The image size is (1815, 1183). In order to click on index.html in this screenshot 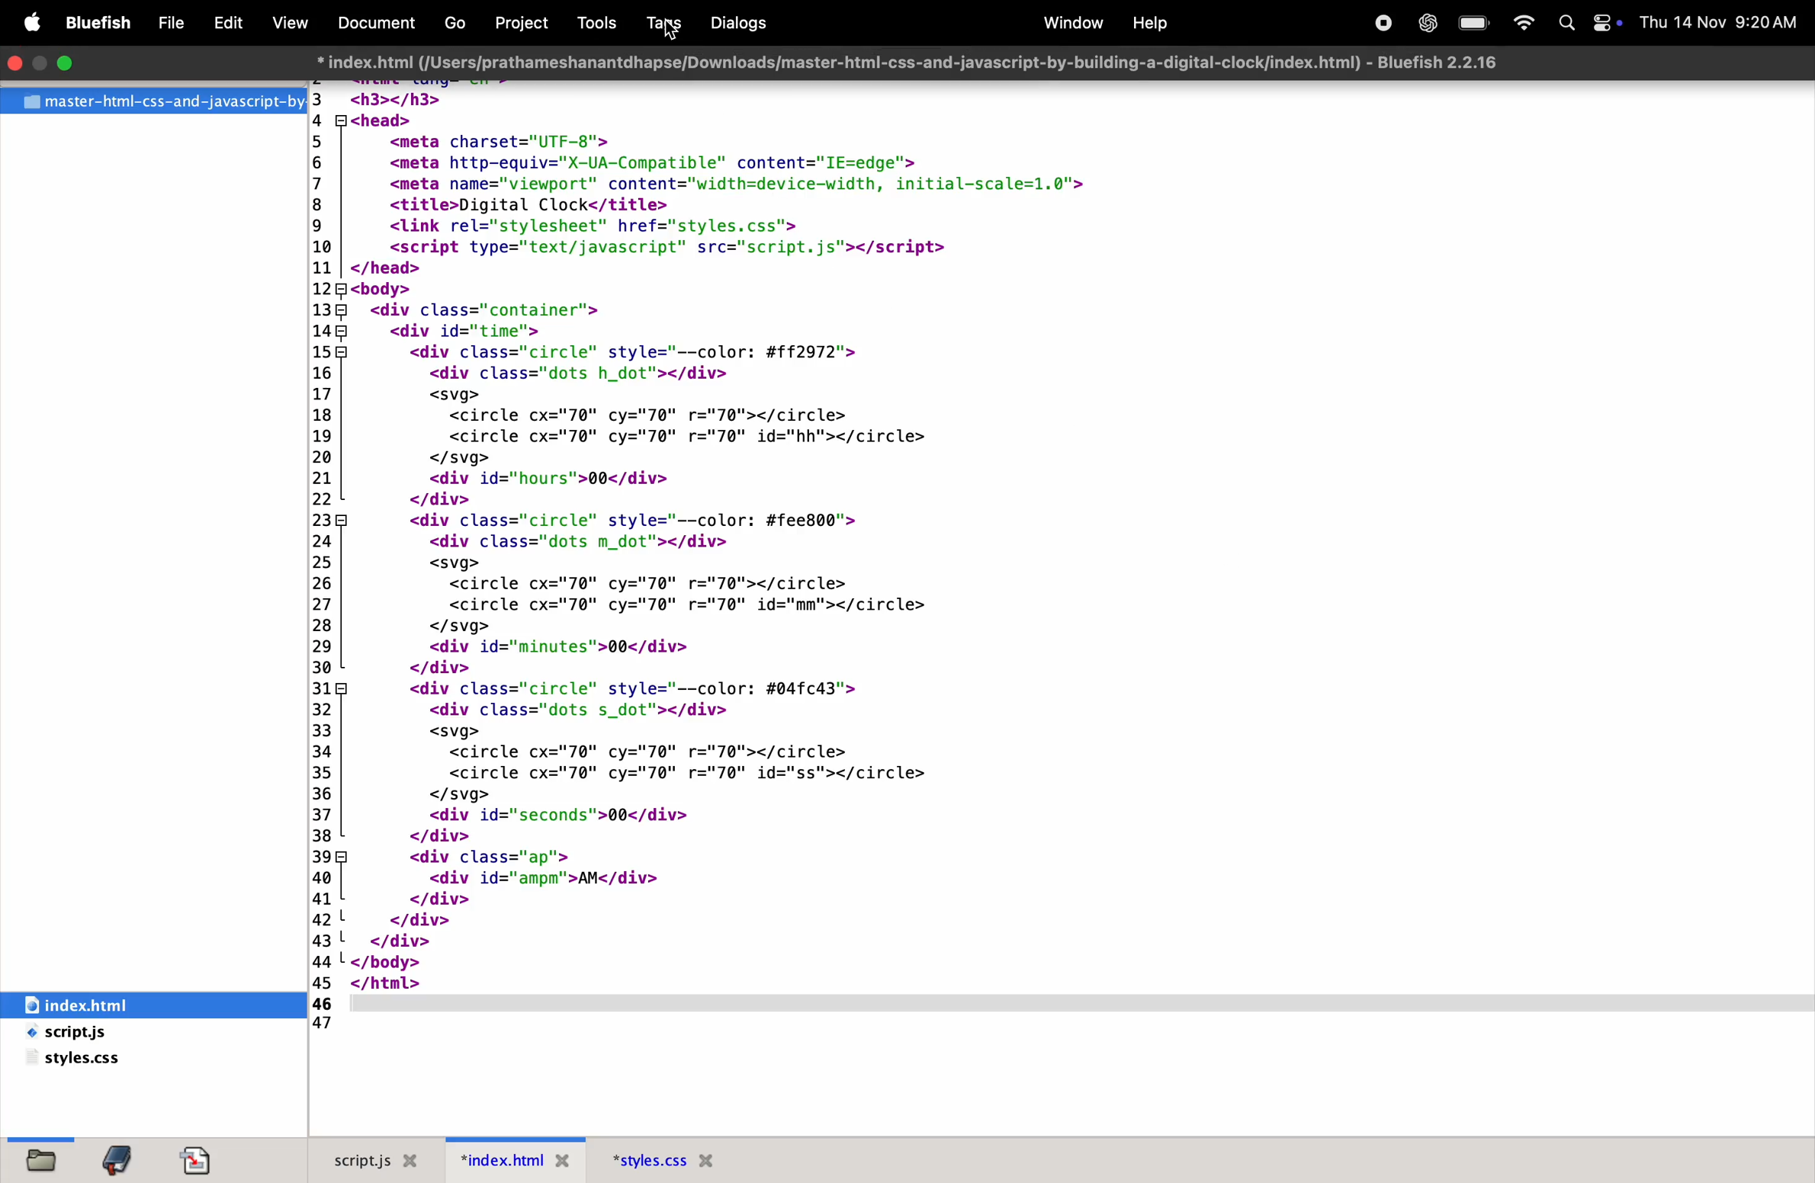, I will do `click(518, 1159)`.